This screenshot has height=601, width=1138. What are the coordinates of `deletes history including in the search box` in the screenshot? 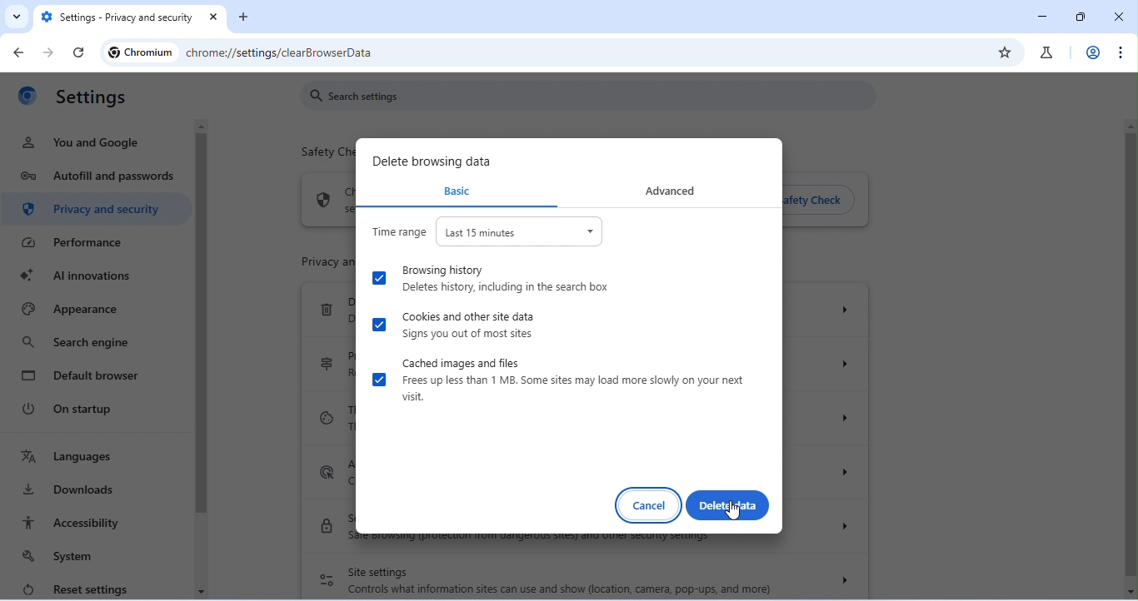 It's located at (512, 288).